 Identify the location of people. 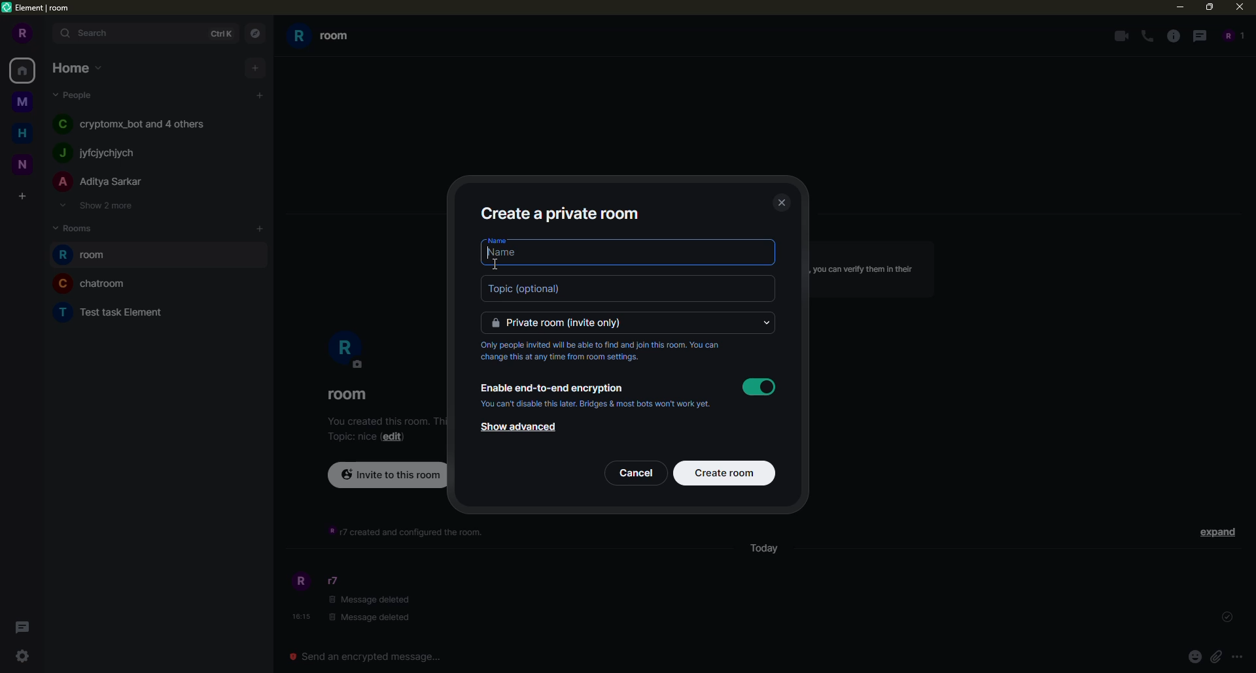
(77, 93).